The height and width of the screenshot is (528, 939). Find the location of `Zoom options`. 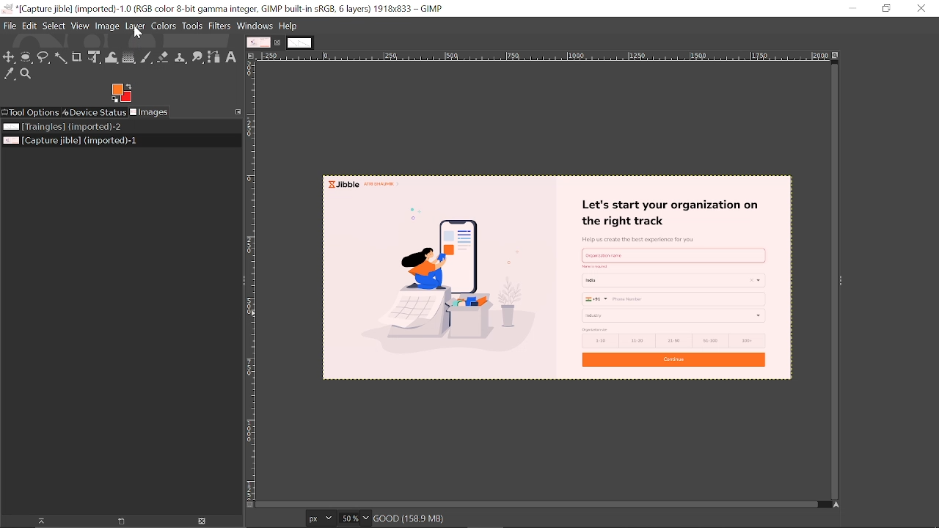

Zoom options is located at coordinates (368, 518).